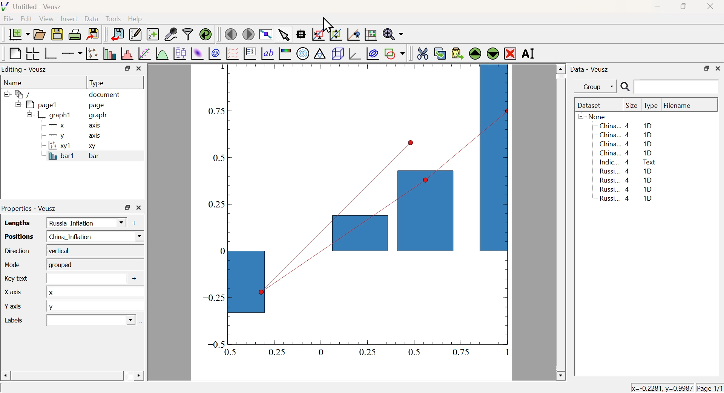 The height and width of the screenshot is (393, 724). I want to click on Plot bar charts, so click(109, 54).